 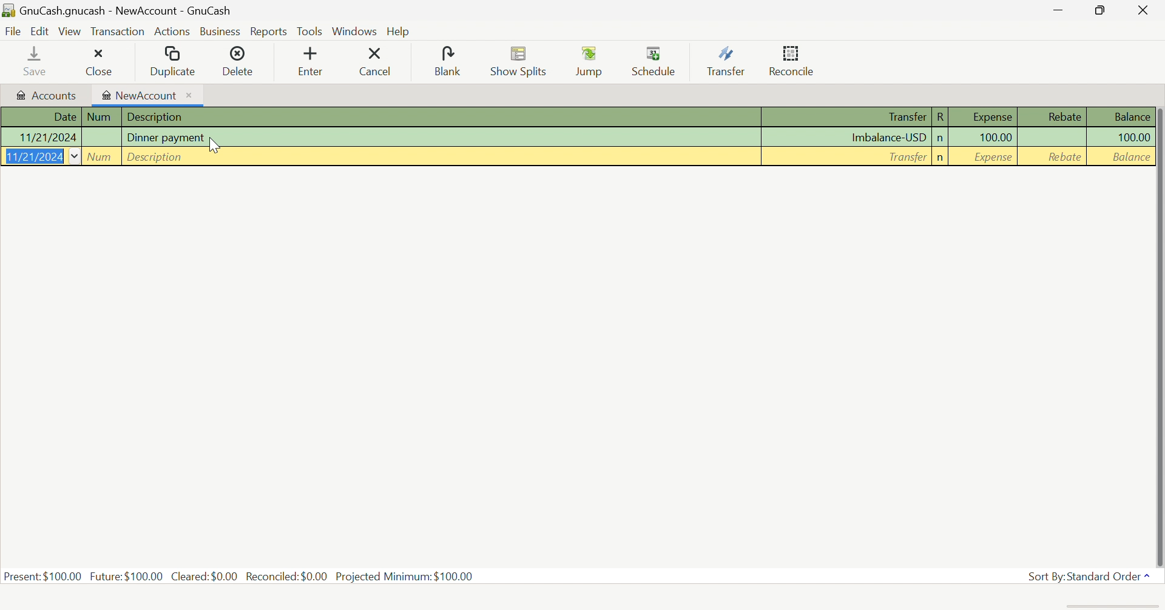 What do you see at coordinates (65, 117) in the screenshot?
I see `Date` at bounding box center [65, 117].